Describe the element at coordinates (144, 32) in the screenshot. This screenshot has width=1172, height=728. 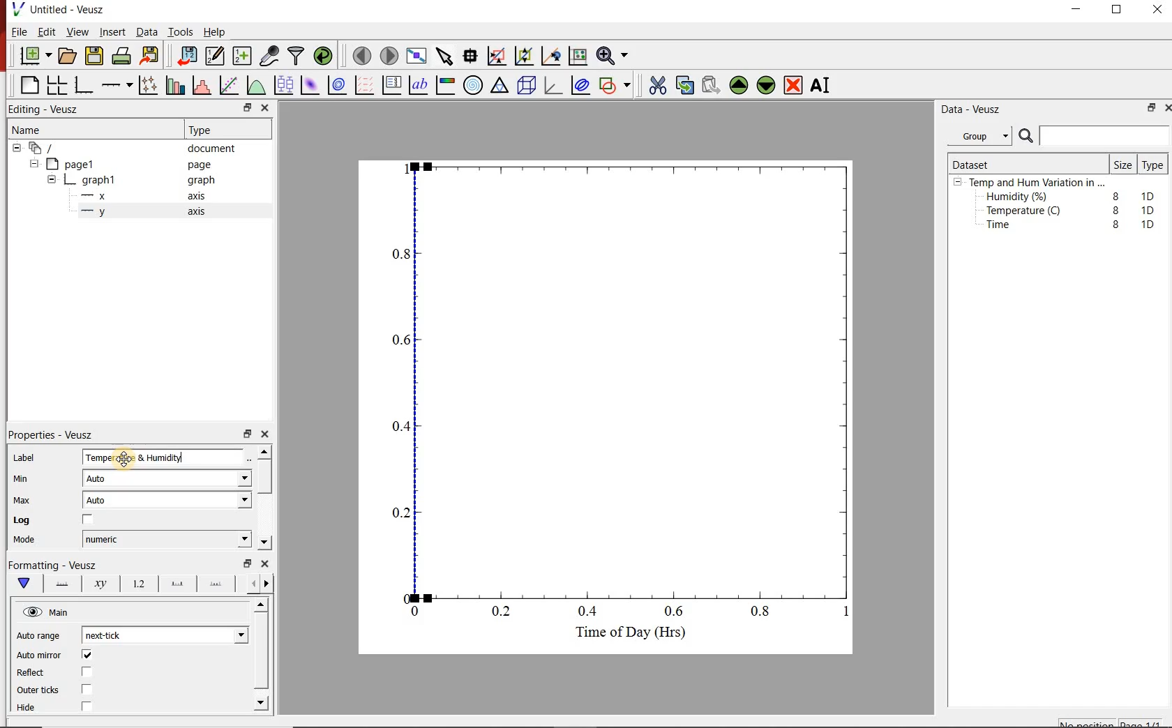
I see `Data` at that location.